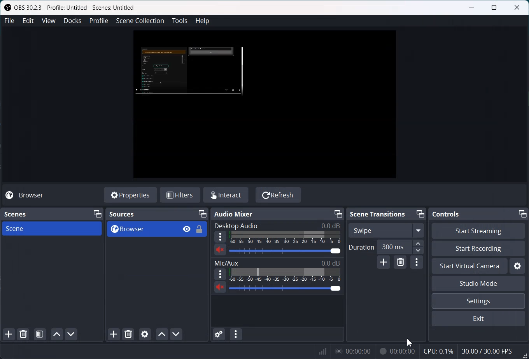 The width and height of the screenshot is (529, 359). I want to click on View, so click(49, 21).